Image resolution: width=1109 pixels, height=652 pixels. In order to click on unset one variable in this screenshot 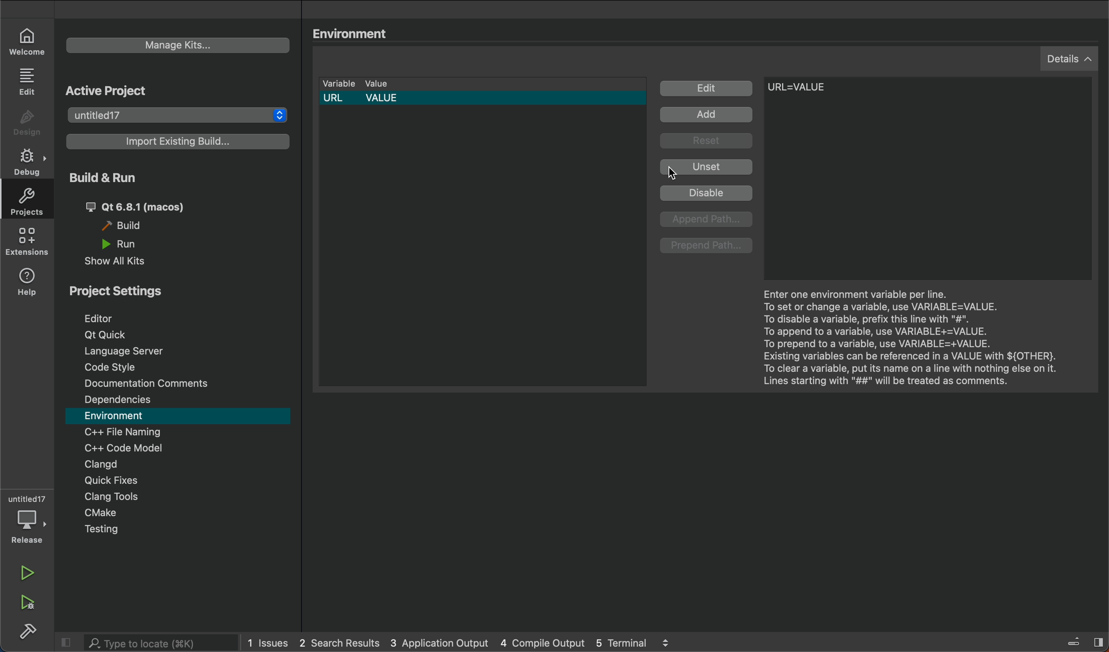, I will do `click(484, 112)`.